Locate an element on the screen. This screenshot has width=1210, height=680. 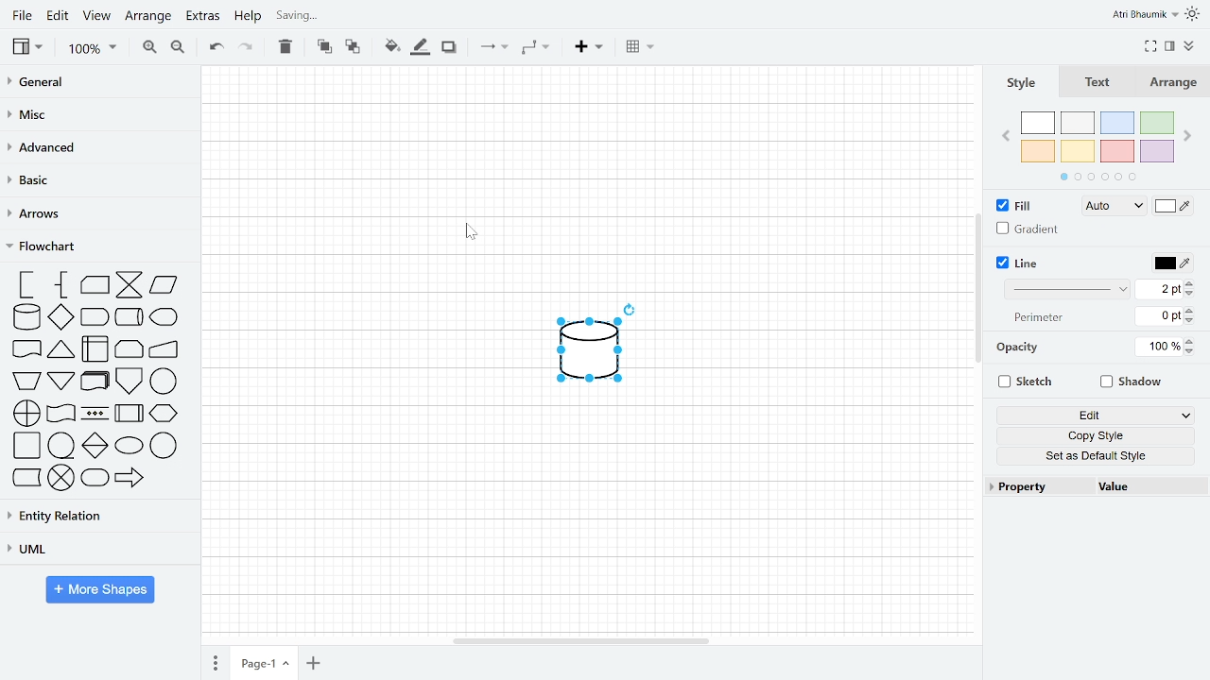
Zoom in is located at coordinates (150, 47).